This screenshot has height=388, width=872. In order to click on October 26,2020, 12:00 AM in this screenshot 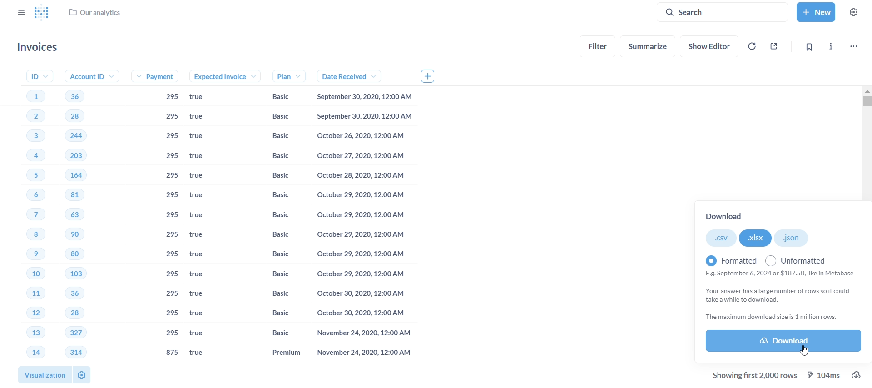, I will do `click(366, 136)`.